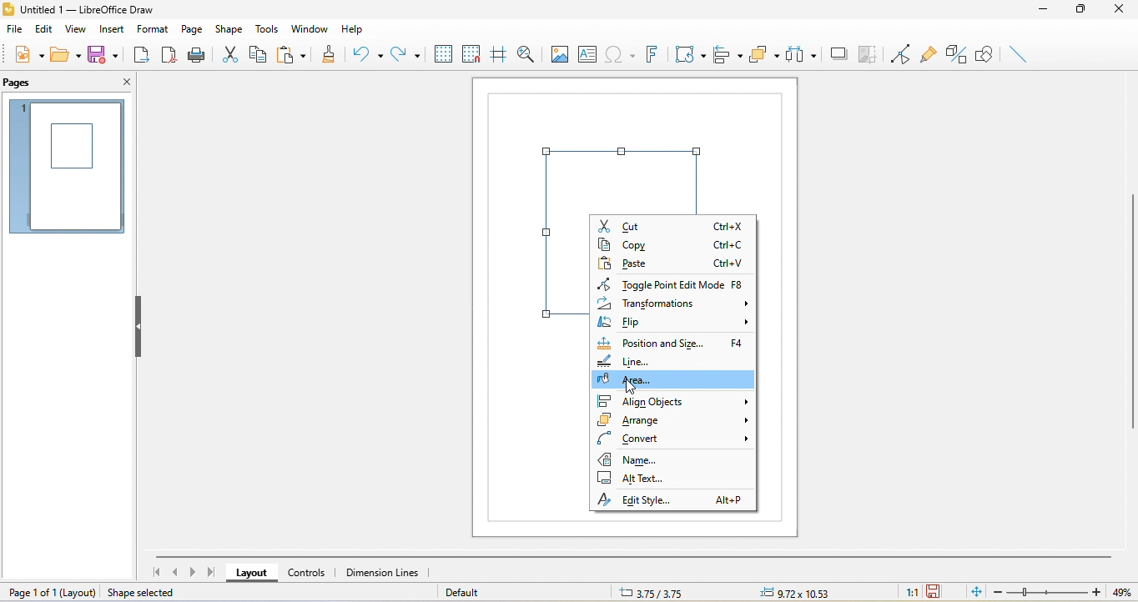 The image size is (1138, 602). Describe the element at coordinates (672, 225) in the screenshot. I see `cut` at that location.